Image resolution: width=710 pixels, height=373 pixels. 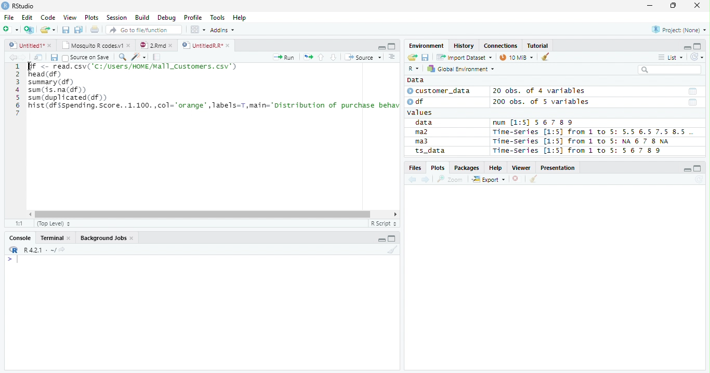 What do you see at coordinates (138, 57) in the screenshot?
I see `Code Tools` at bounding box center [138, 57].